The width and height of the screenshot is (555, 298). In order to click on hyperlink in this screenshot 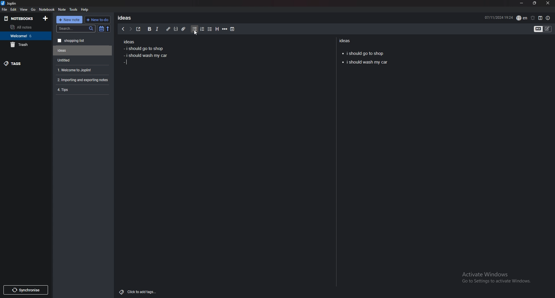, I will do `click(168, 29)`.